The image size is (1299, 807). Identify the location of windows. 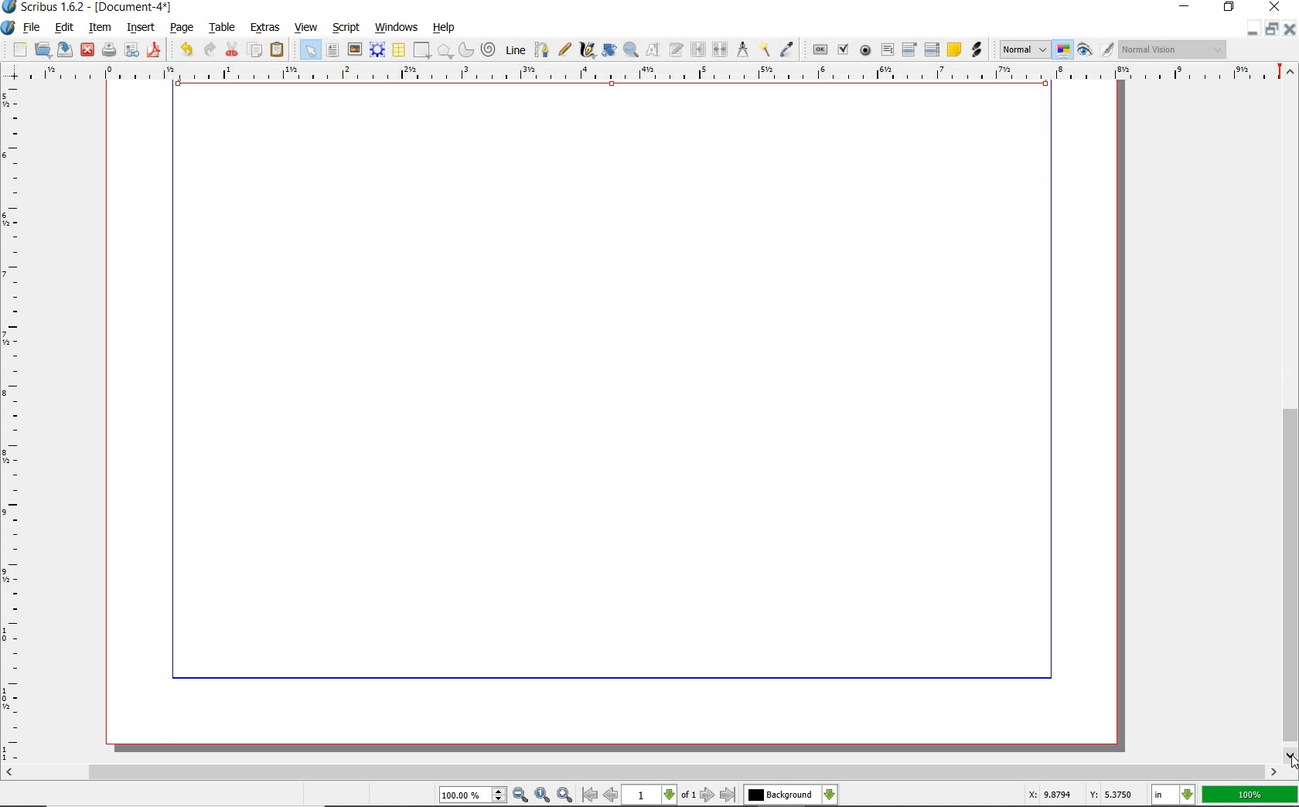
(396, 27).